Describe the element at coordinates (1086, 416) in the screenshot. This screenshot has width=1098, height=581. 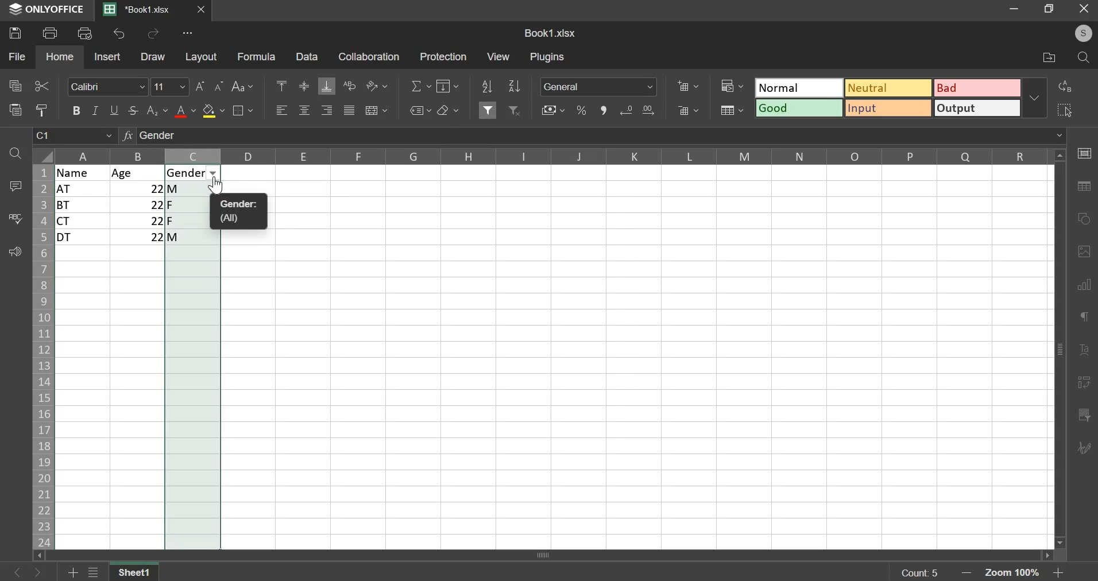
I see `slicer` at that location.